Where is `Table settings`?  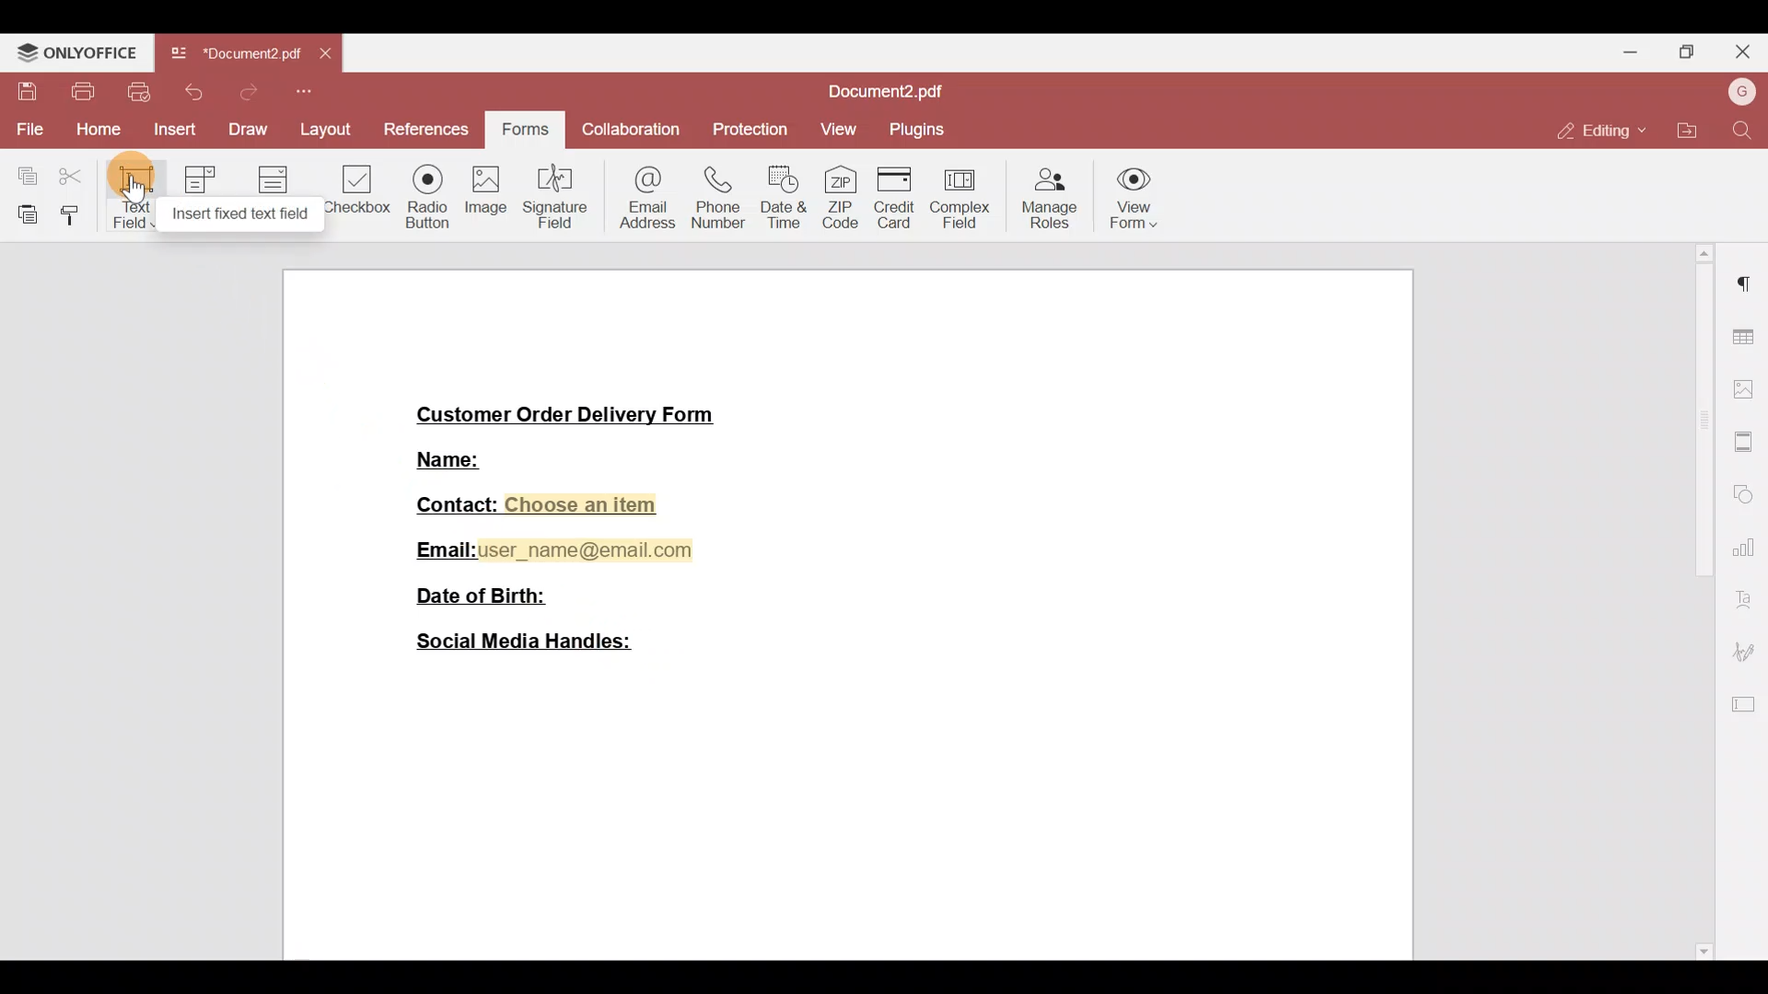 Table settings is located at coordinates (1746, 334).